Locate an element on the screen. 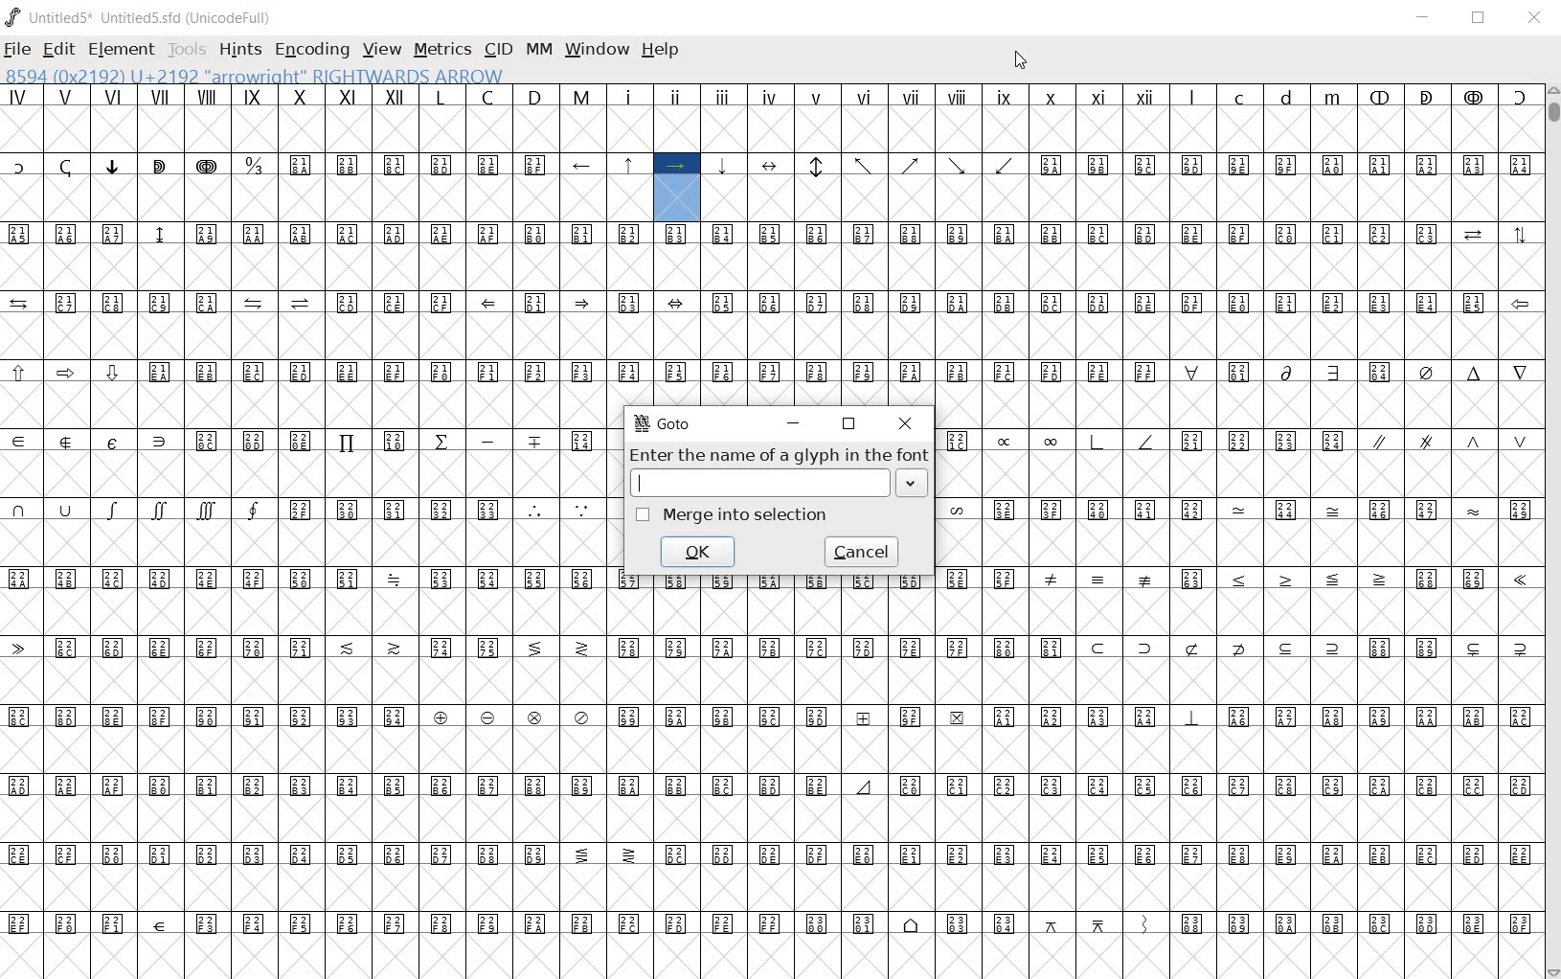  EDIT is located at coordinates (57, 49).